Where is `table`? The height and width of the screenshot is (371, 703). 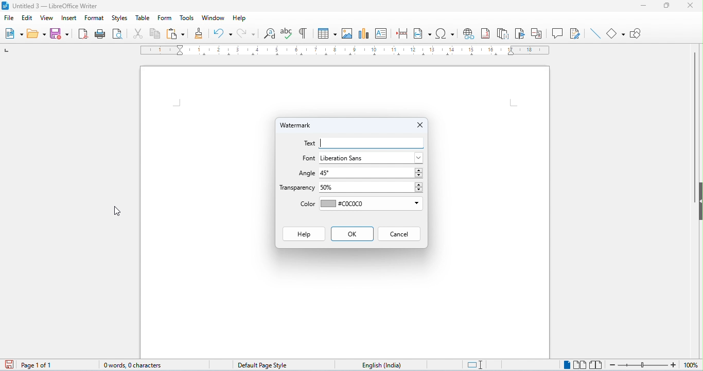 table is located at coordinates (144, 18).